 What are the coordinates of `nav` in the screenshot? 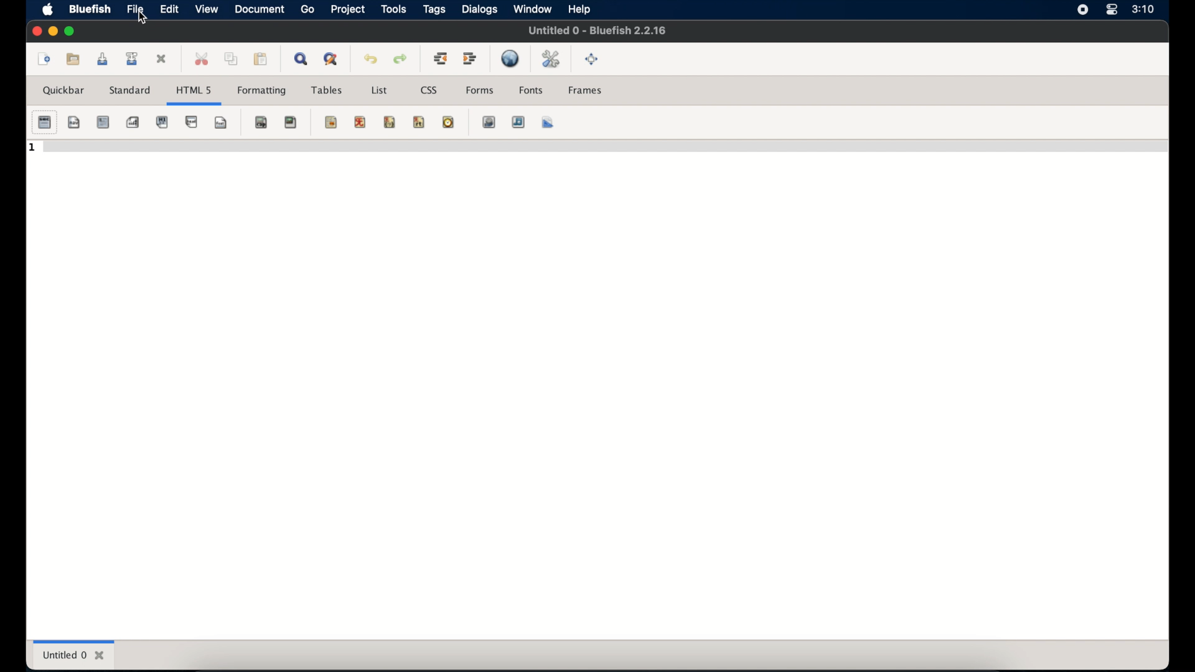 It's located at (75, 122).